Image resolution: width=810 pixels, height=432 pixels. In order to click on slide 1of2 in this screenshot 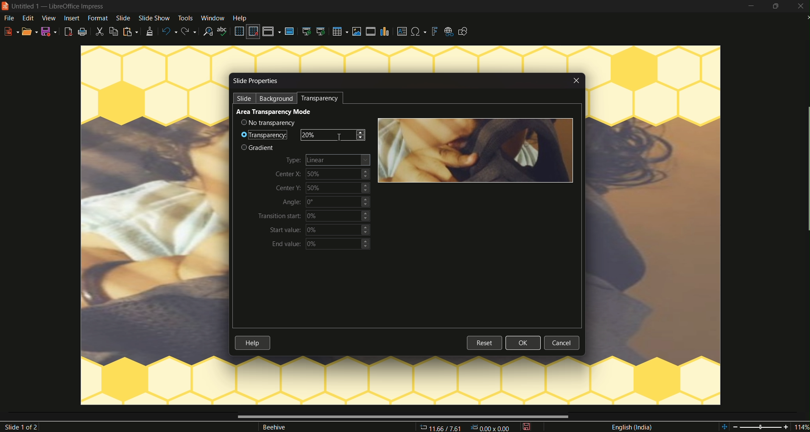, I will do `click(24, 427)`.